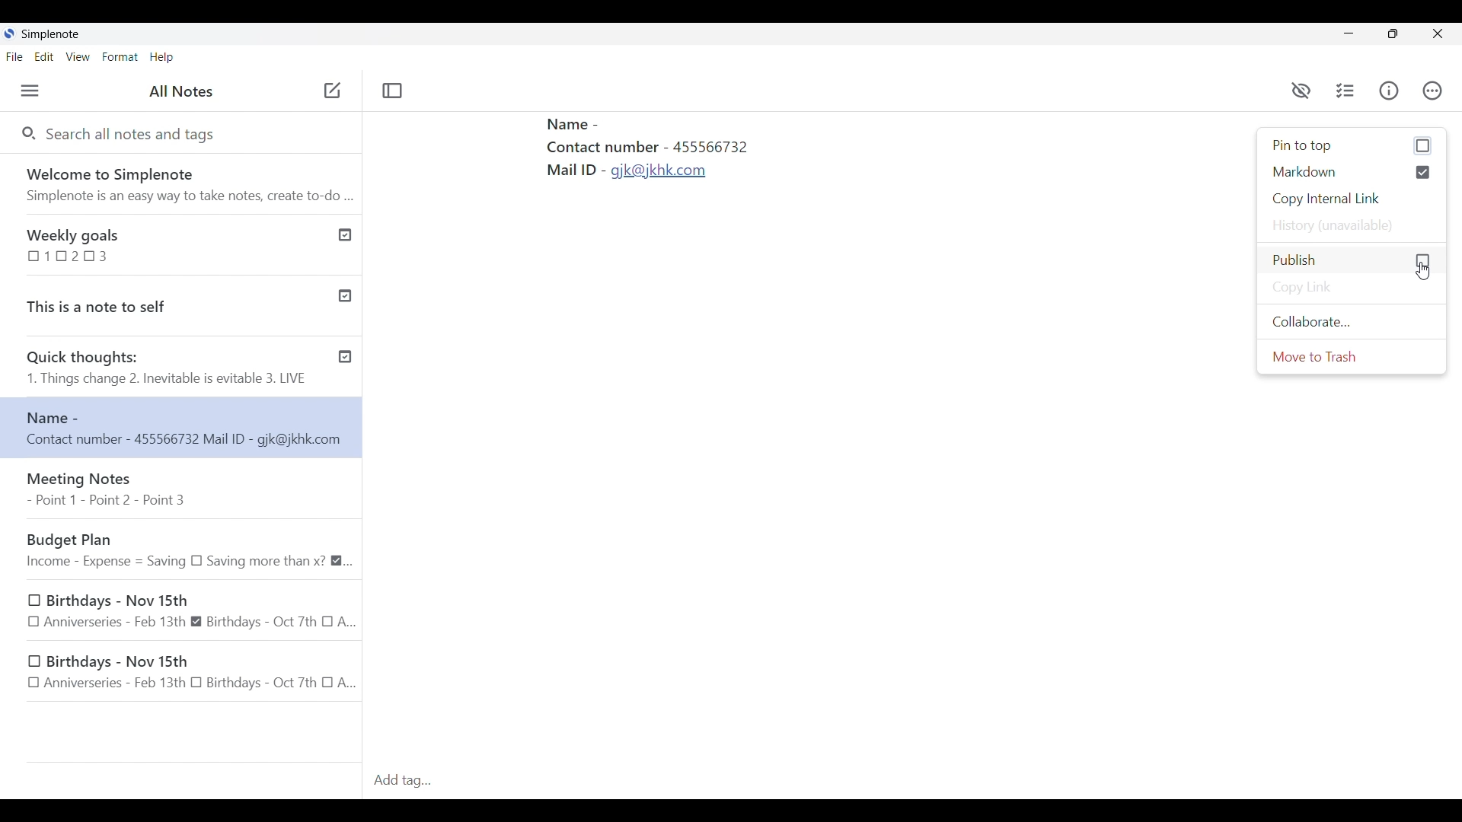  Describe the element at coordinates (136, 135) in the screenshot. I see `Search all notes and tags` at that location.